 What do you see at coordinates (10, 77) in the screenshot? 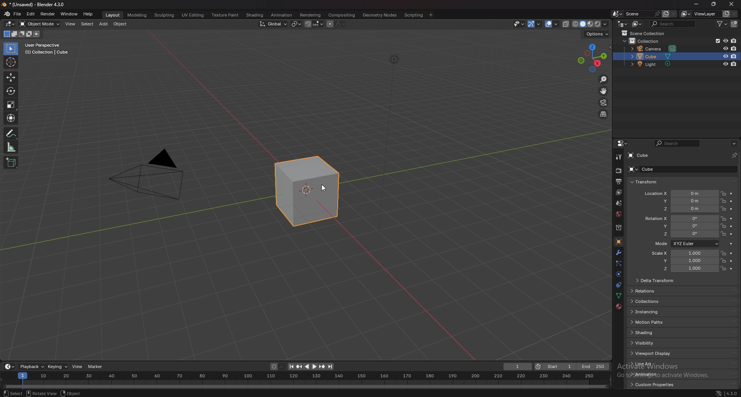
I see `move` at bounding box center [10, 77].